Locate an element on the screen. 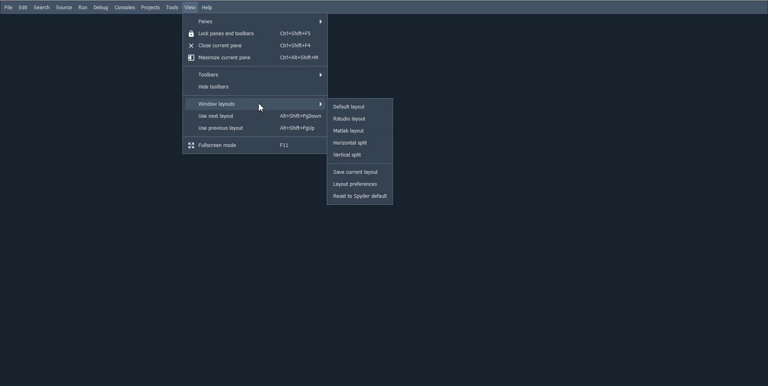  Consoles is located at coordinates (125, 7).